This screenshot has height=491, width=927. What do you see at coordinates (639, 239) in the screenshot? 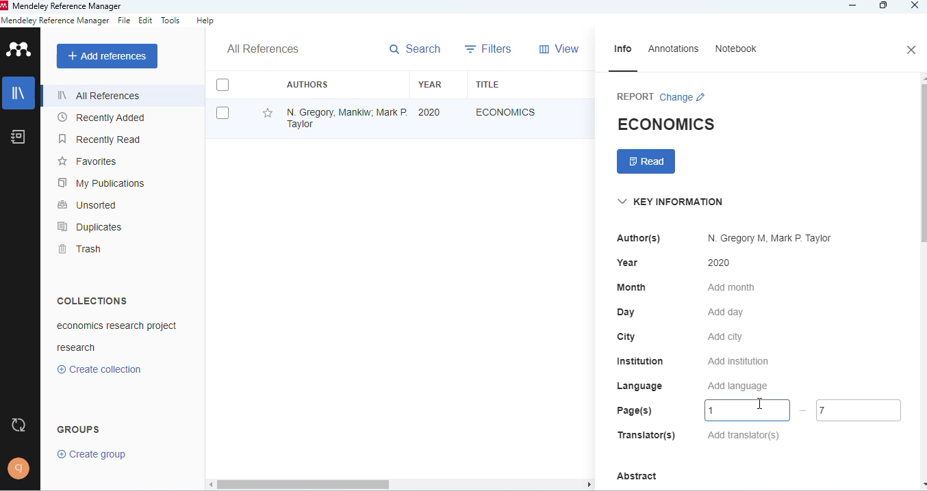
I see `authors` at bounding box center [639, 239].